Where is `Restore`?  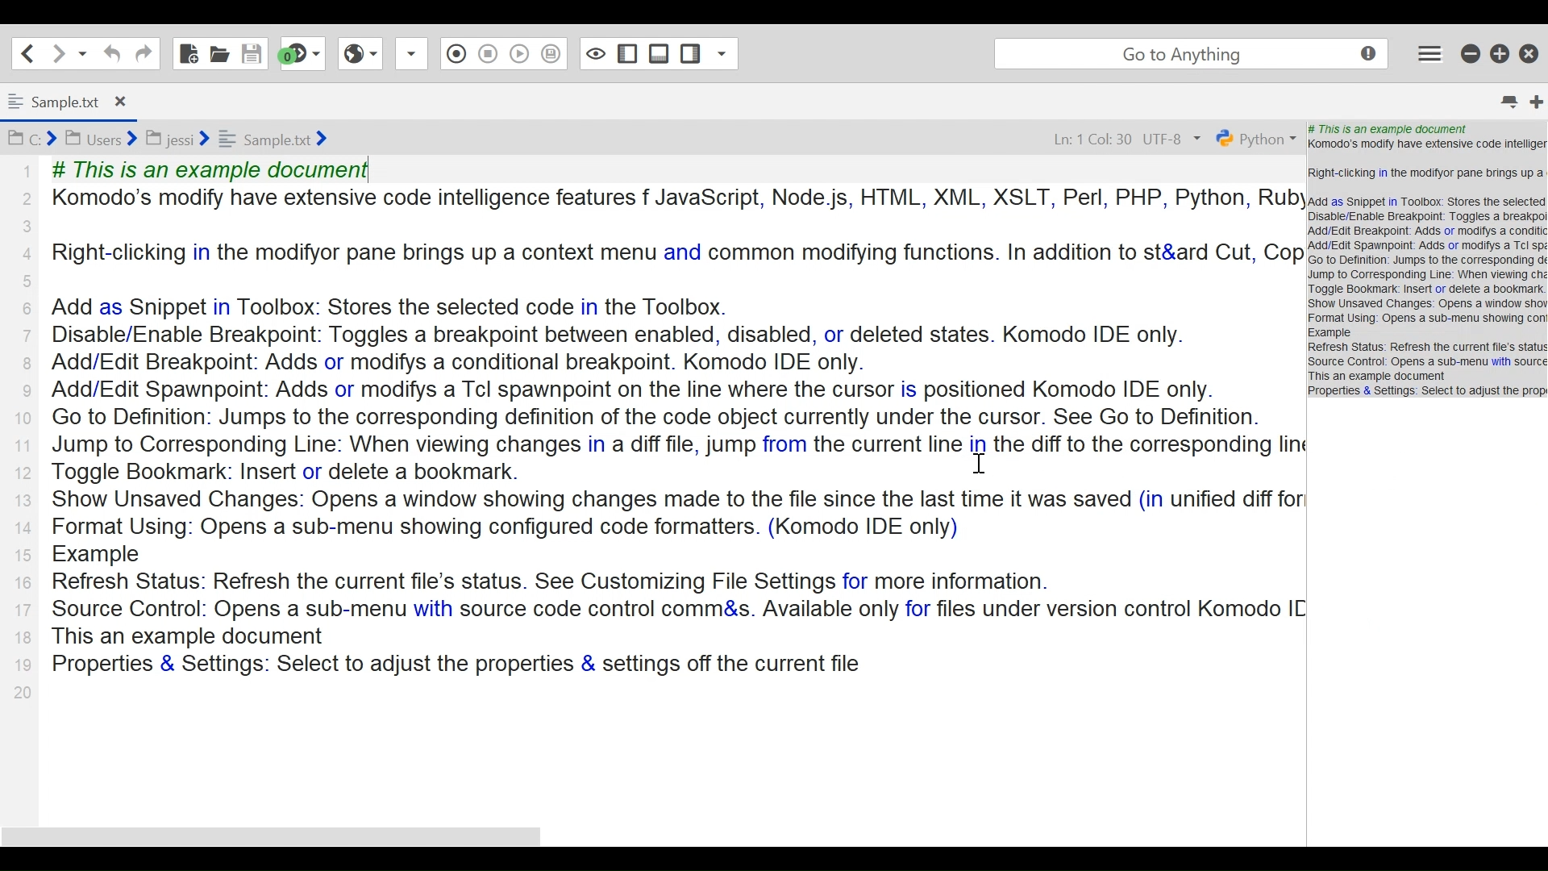
Restore is located at coordinates (1499, 53).